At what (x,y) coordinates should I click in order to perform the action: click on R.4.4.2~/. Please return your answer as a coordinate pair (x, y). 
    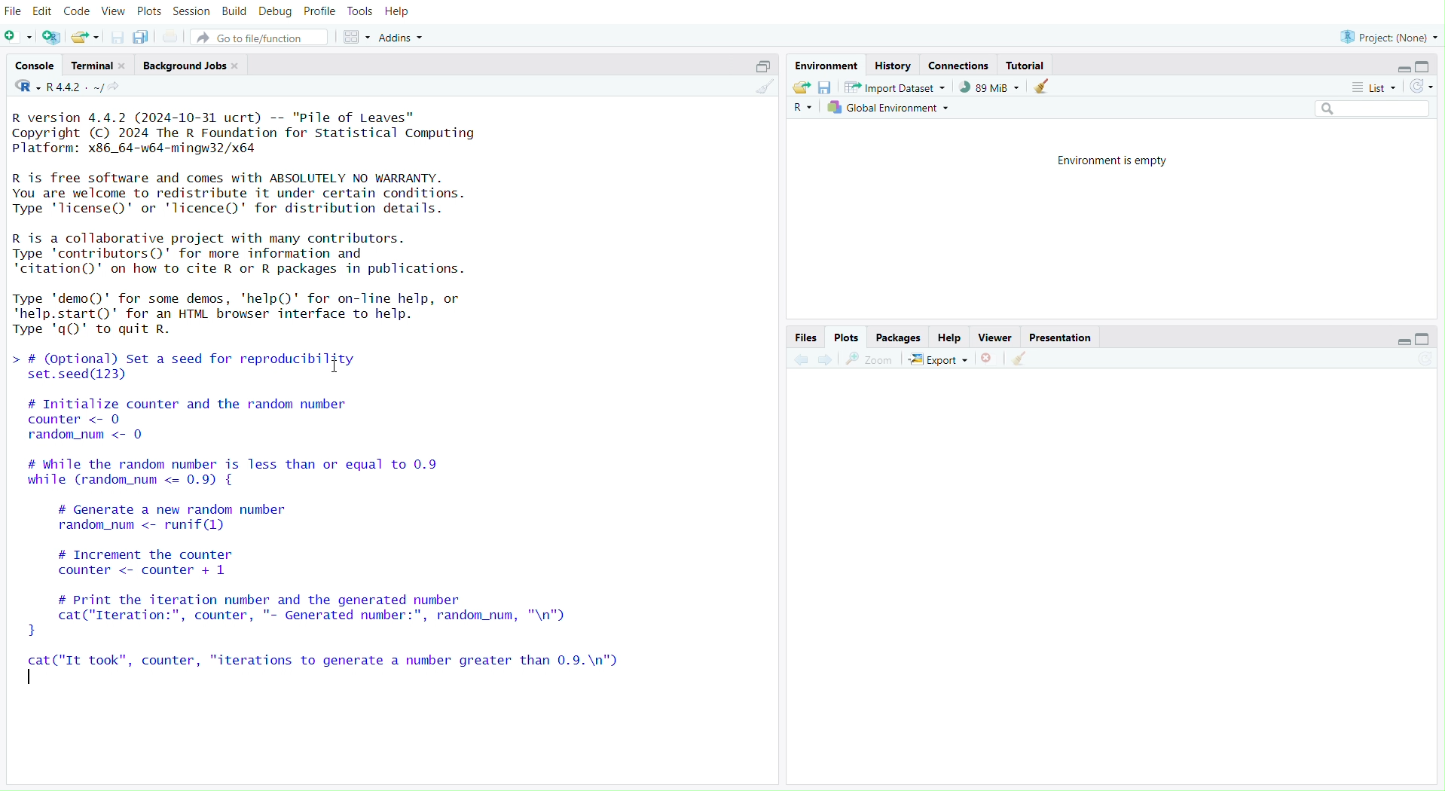
    Looking at the image, I should click on (76, 87).